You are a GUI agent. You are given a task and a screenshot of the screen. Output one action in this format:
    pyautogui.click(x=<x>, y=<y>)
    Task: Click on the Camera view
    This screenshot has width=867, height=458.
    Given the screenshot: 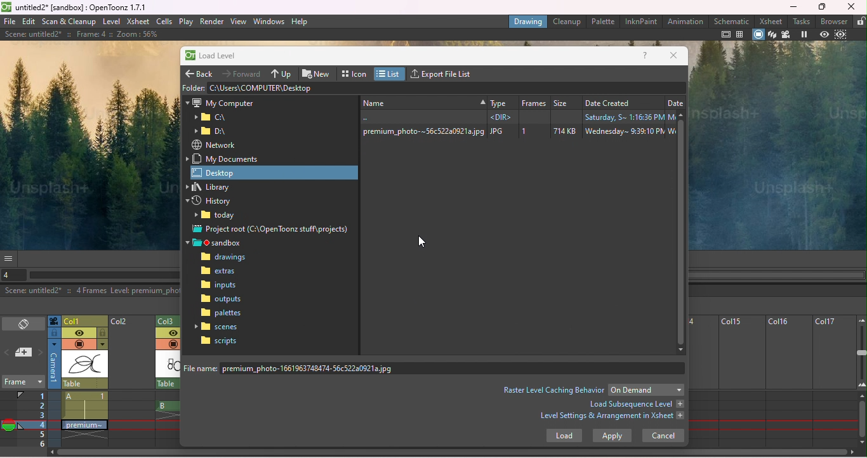 What is the action you would take?
    pyautogui.click(x=786, y=35)
    